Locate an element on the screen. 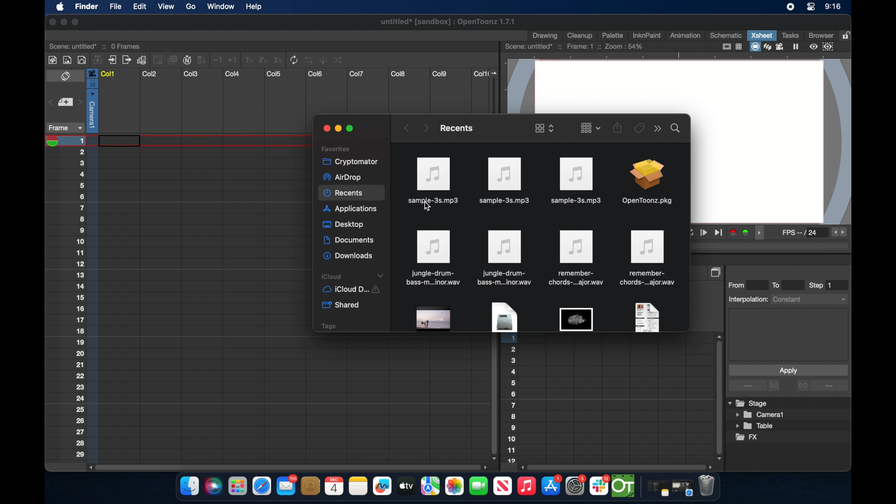  drag handle is located at coordinates (762, 233).